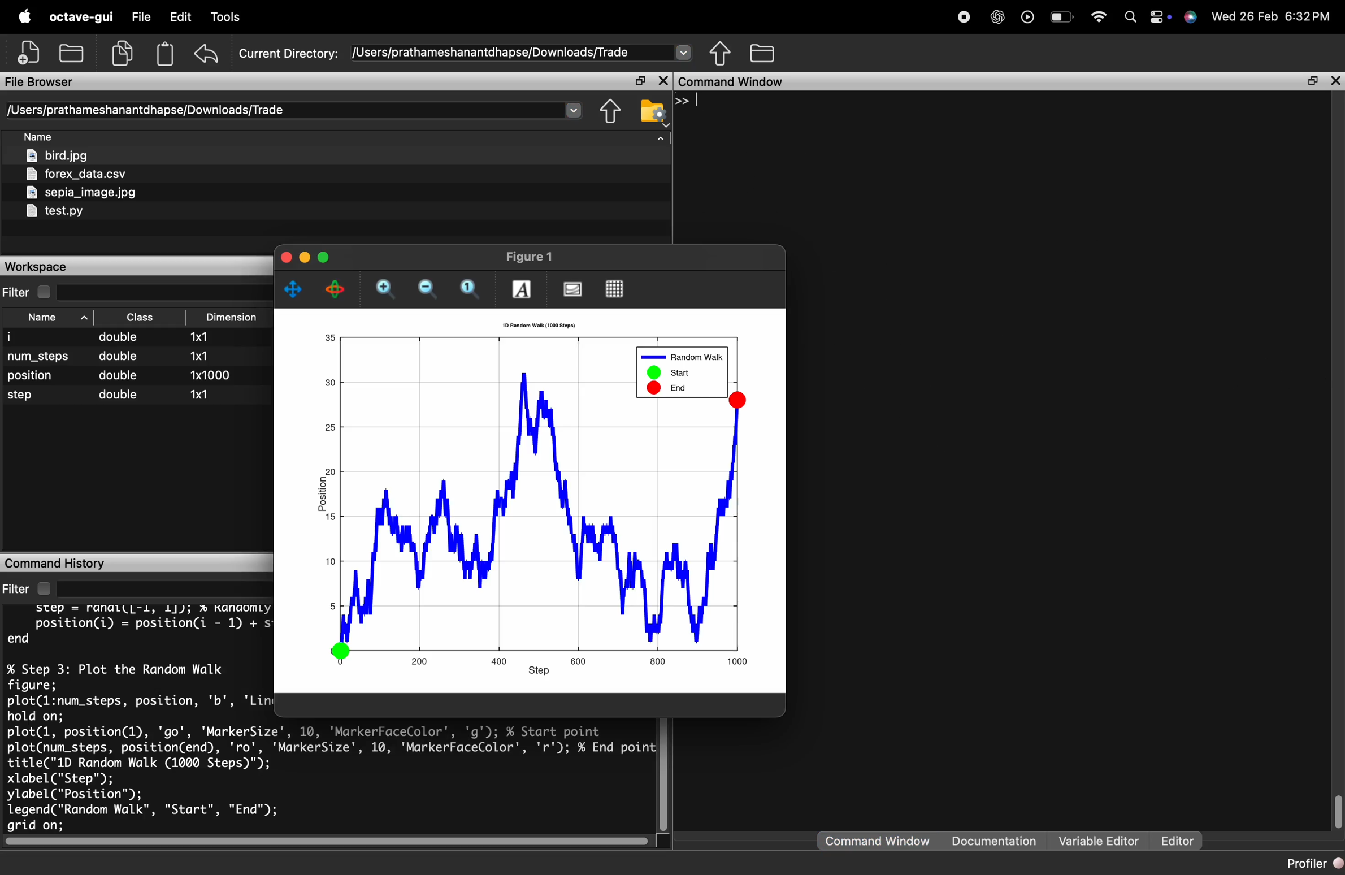  I want to click on action center, so click(1161, 18).